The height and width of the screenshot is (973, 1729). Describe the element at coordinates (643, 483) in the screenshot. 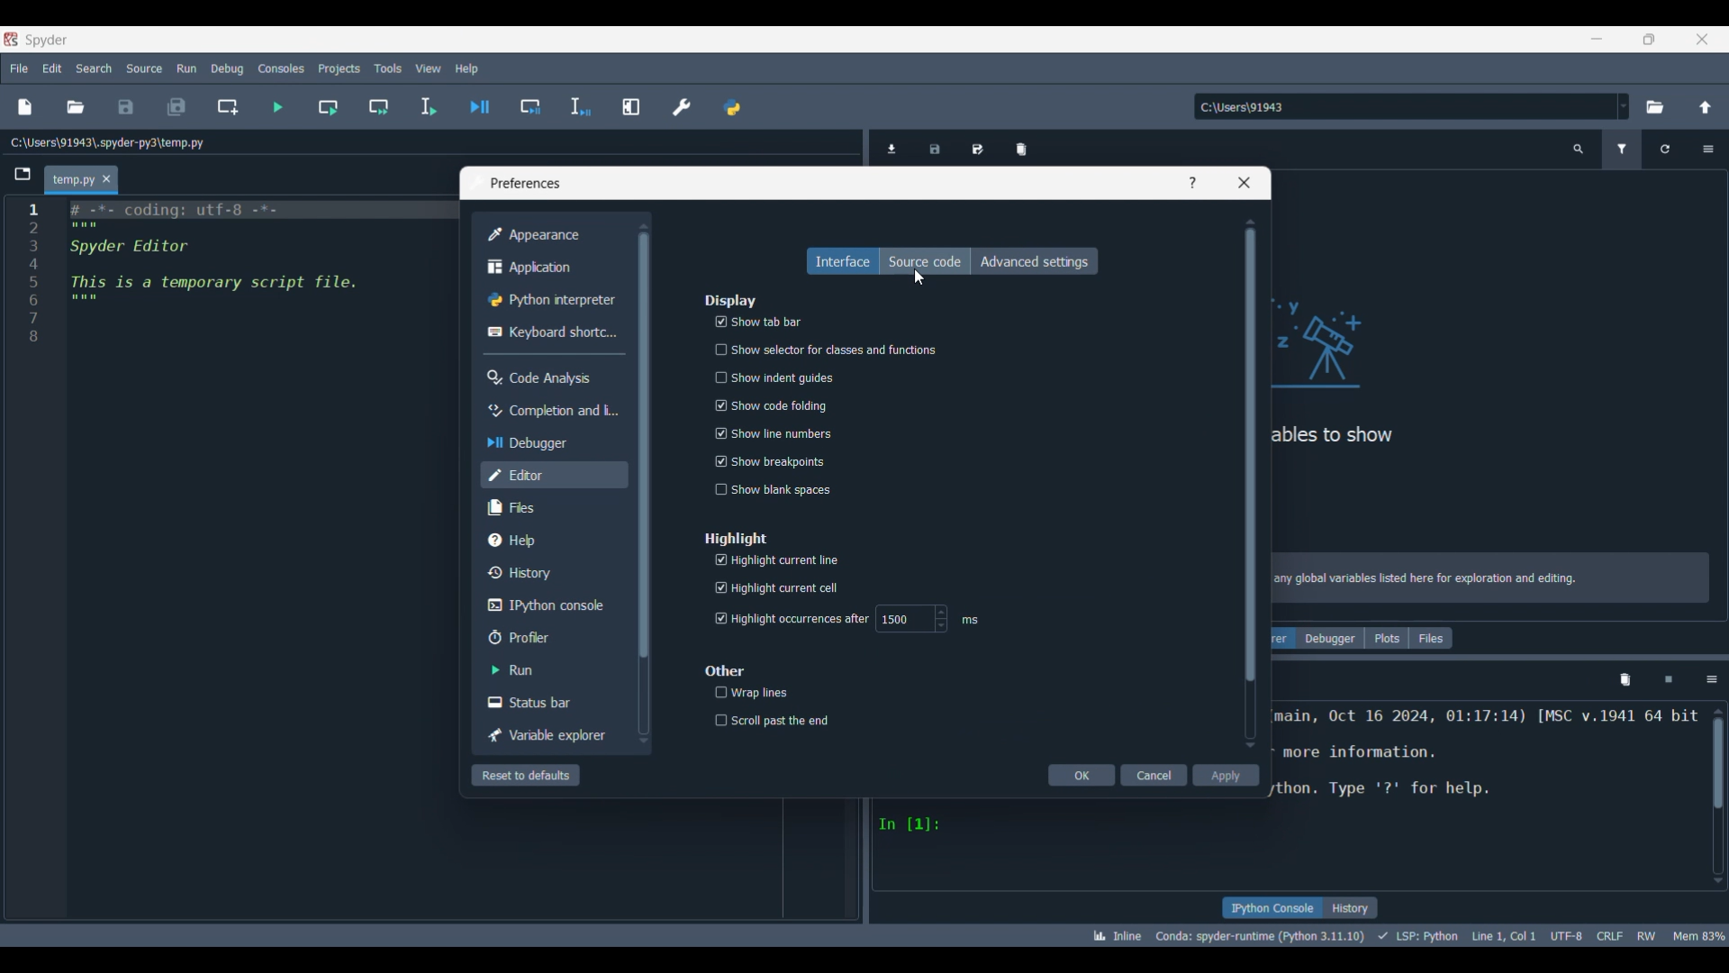

I see `Vertical slide bar` at that location.